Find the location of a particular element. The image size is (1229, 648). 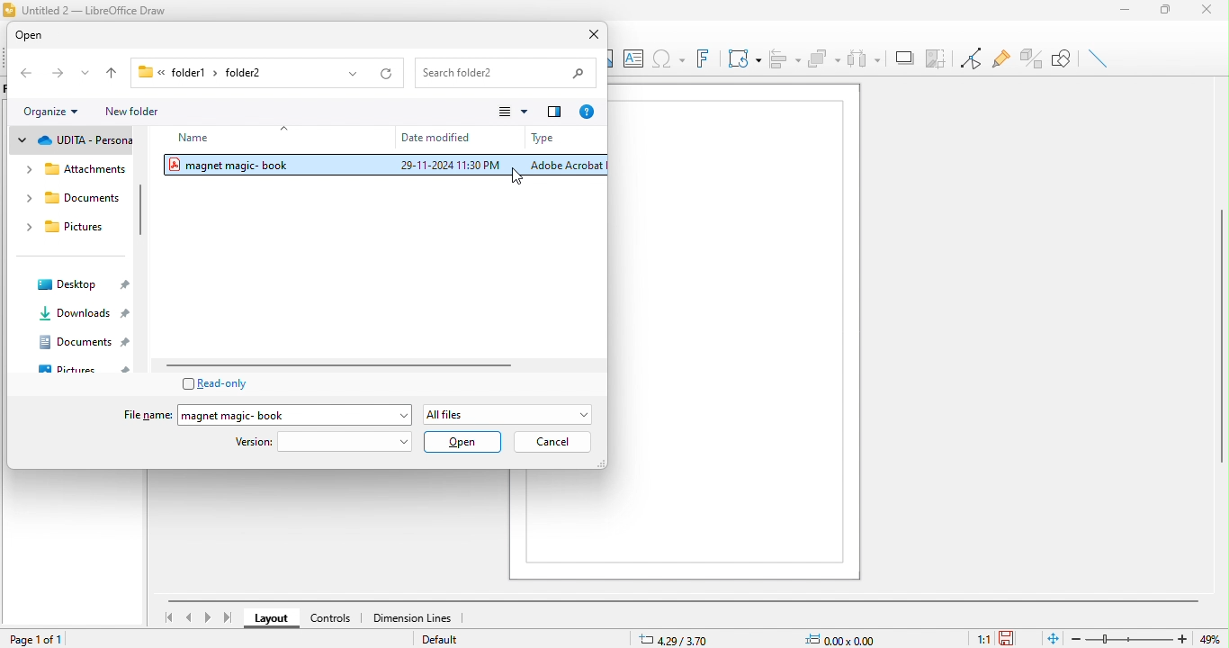

organize is located at coordinates (49, 112).